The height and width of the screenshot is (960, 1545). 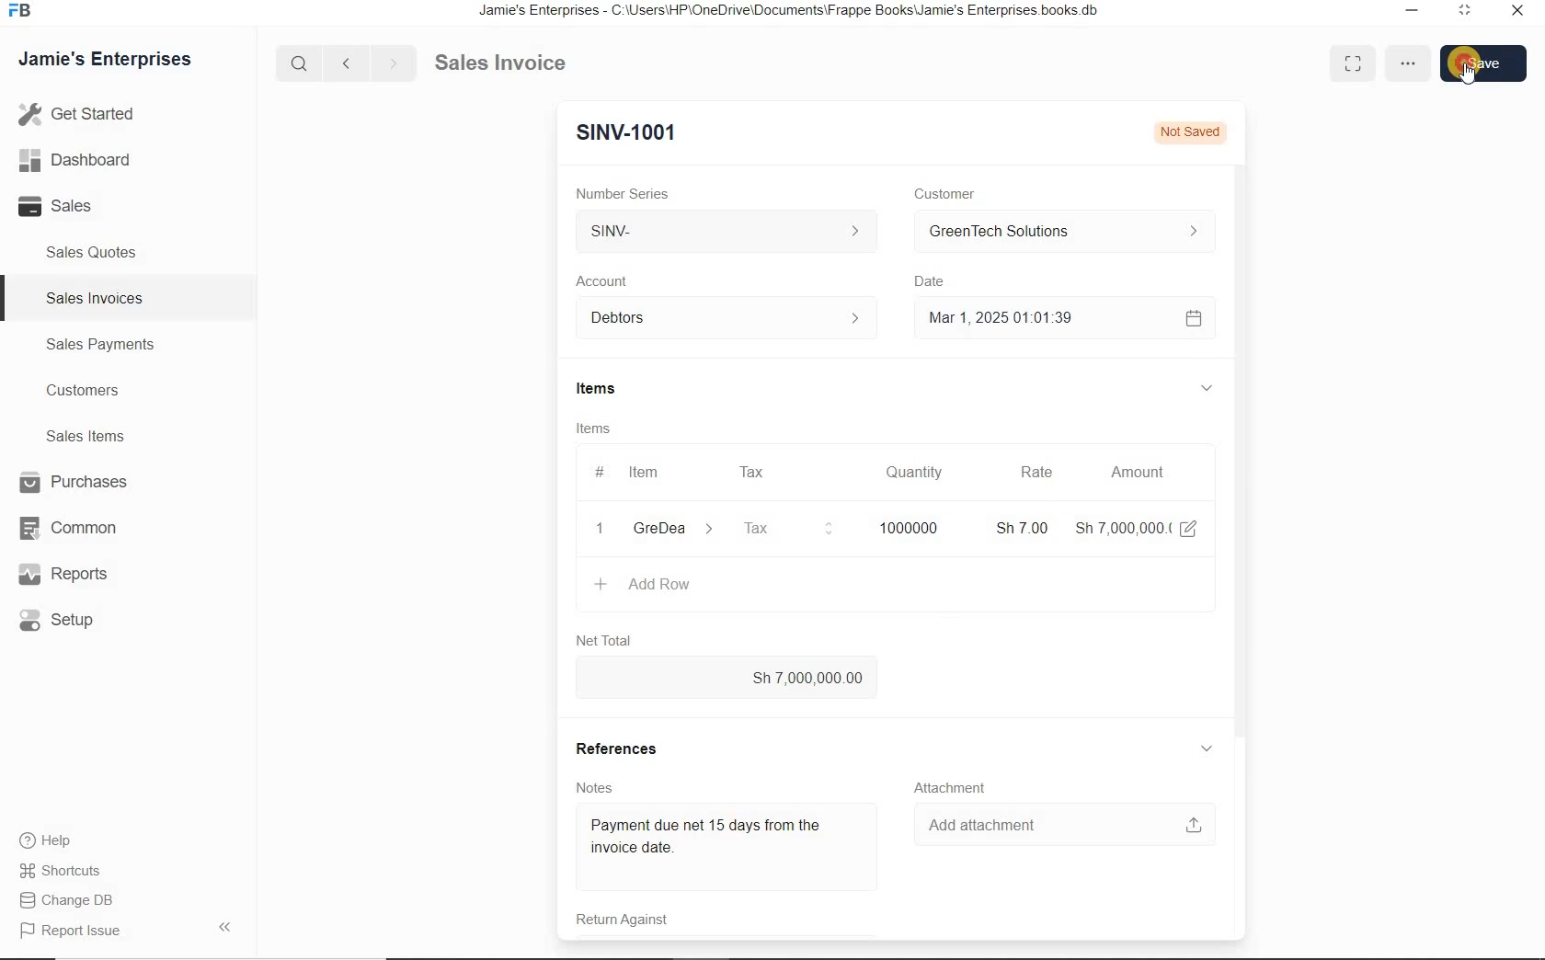 What do you see at coordinates (794, 12) in the screenshot?
I see `Jamie's Enterprises - C:\Users\HP\OneDrive\Documents\Frappe Books\Jamie's Enterprises books.db` at bounding box center [794, 12].